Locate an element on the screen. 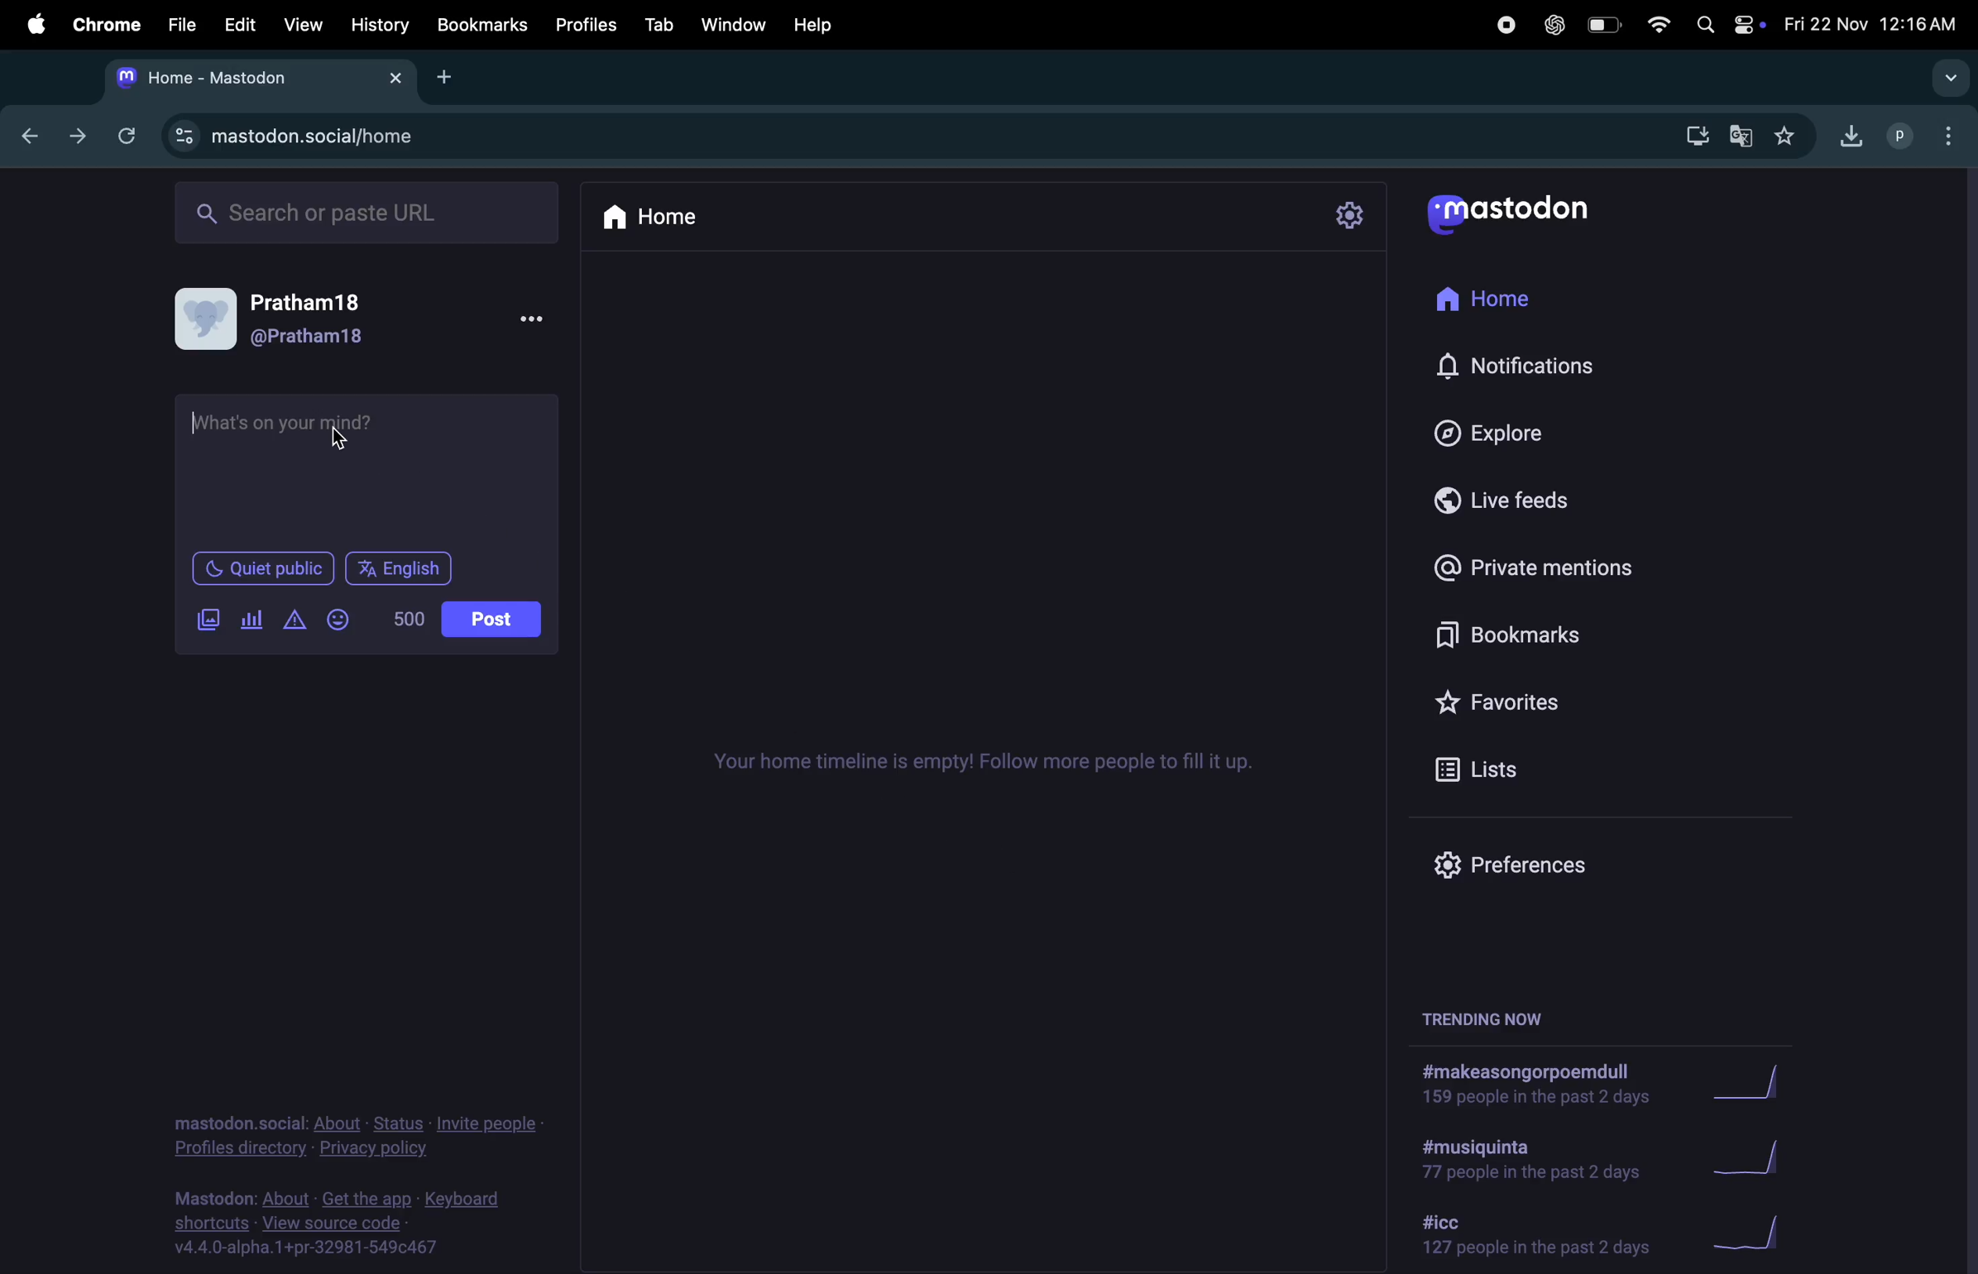 Image resolution: width=1978 pixels, height=1274 pixels. hashtags is located at coordinates (1519, 1082).